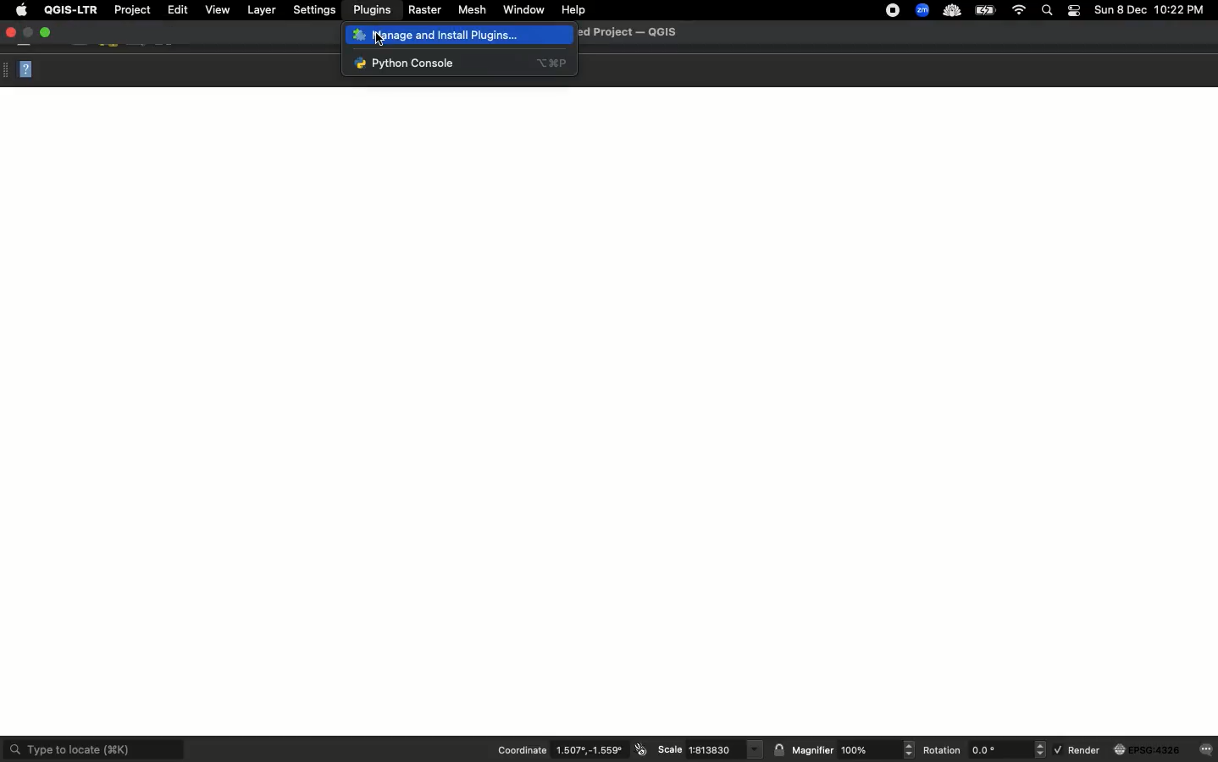 The image size is (1218, 762). I want to click on Magnifier, so click(812, 750).